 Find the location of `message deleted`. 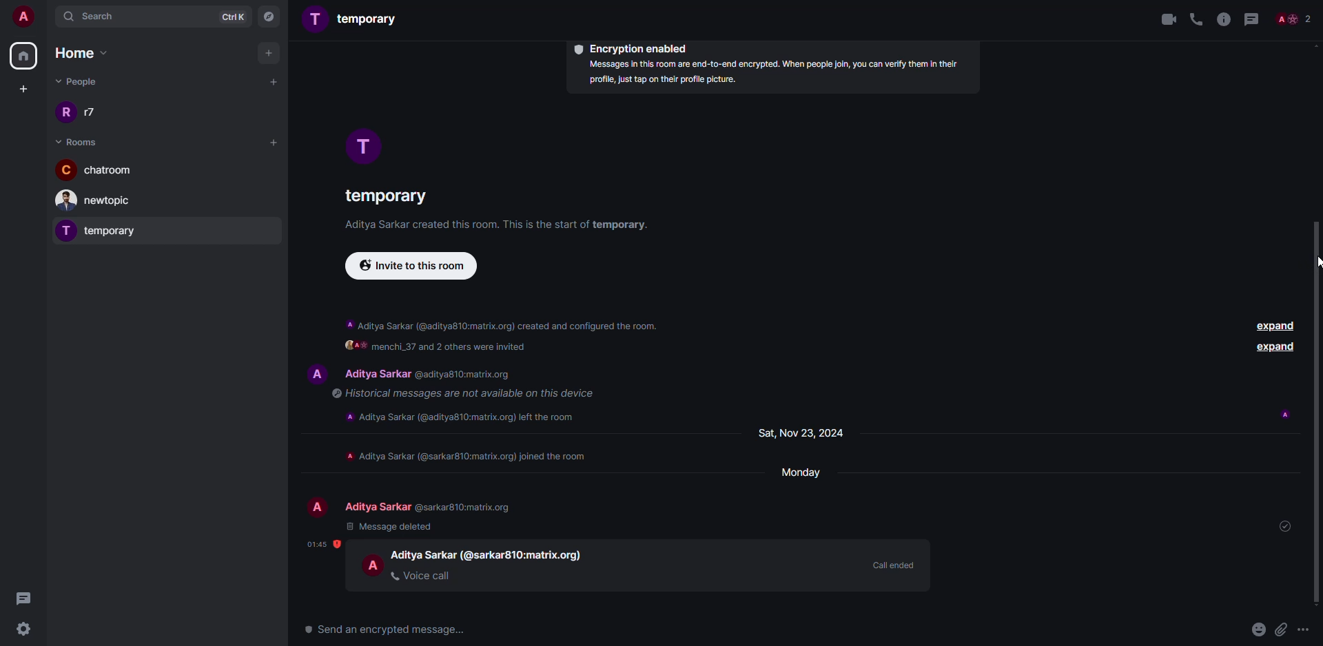

message deleted is located at coordinates (393, 526).